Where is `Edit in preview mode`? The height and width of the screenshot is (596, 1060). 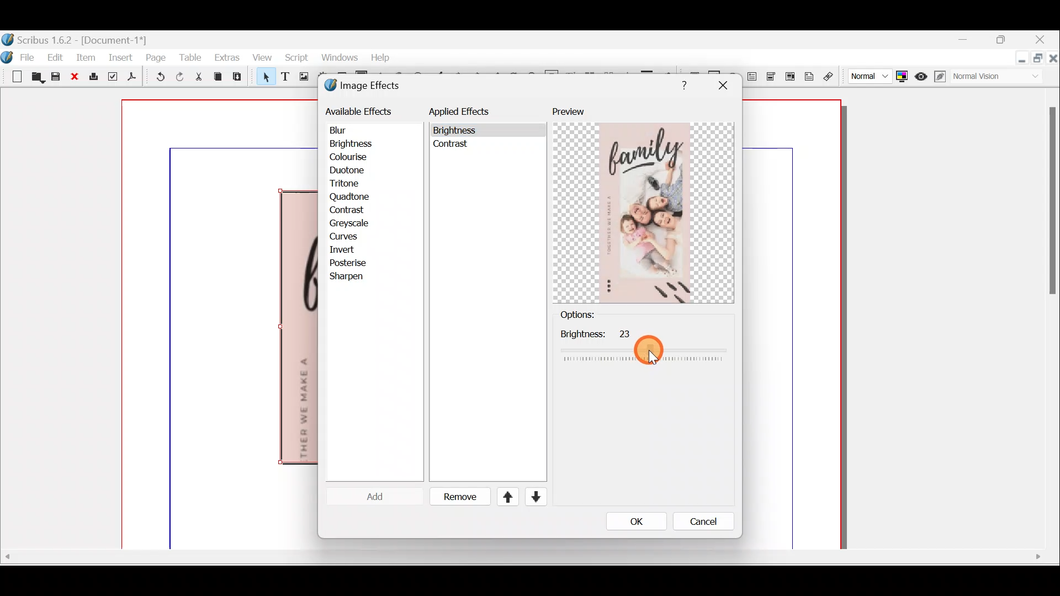 Edit in preview mode is located at coordinates (941, 77).